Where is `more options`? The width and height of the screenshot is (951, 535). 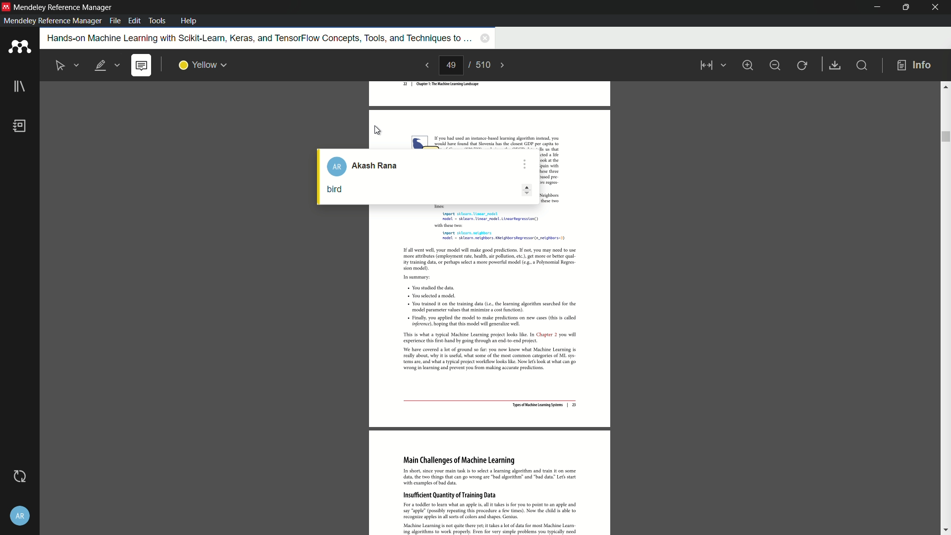
more options is located at coordinates (524, 161).